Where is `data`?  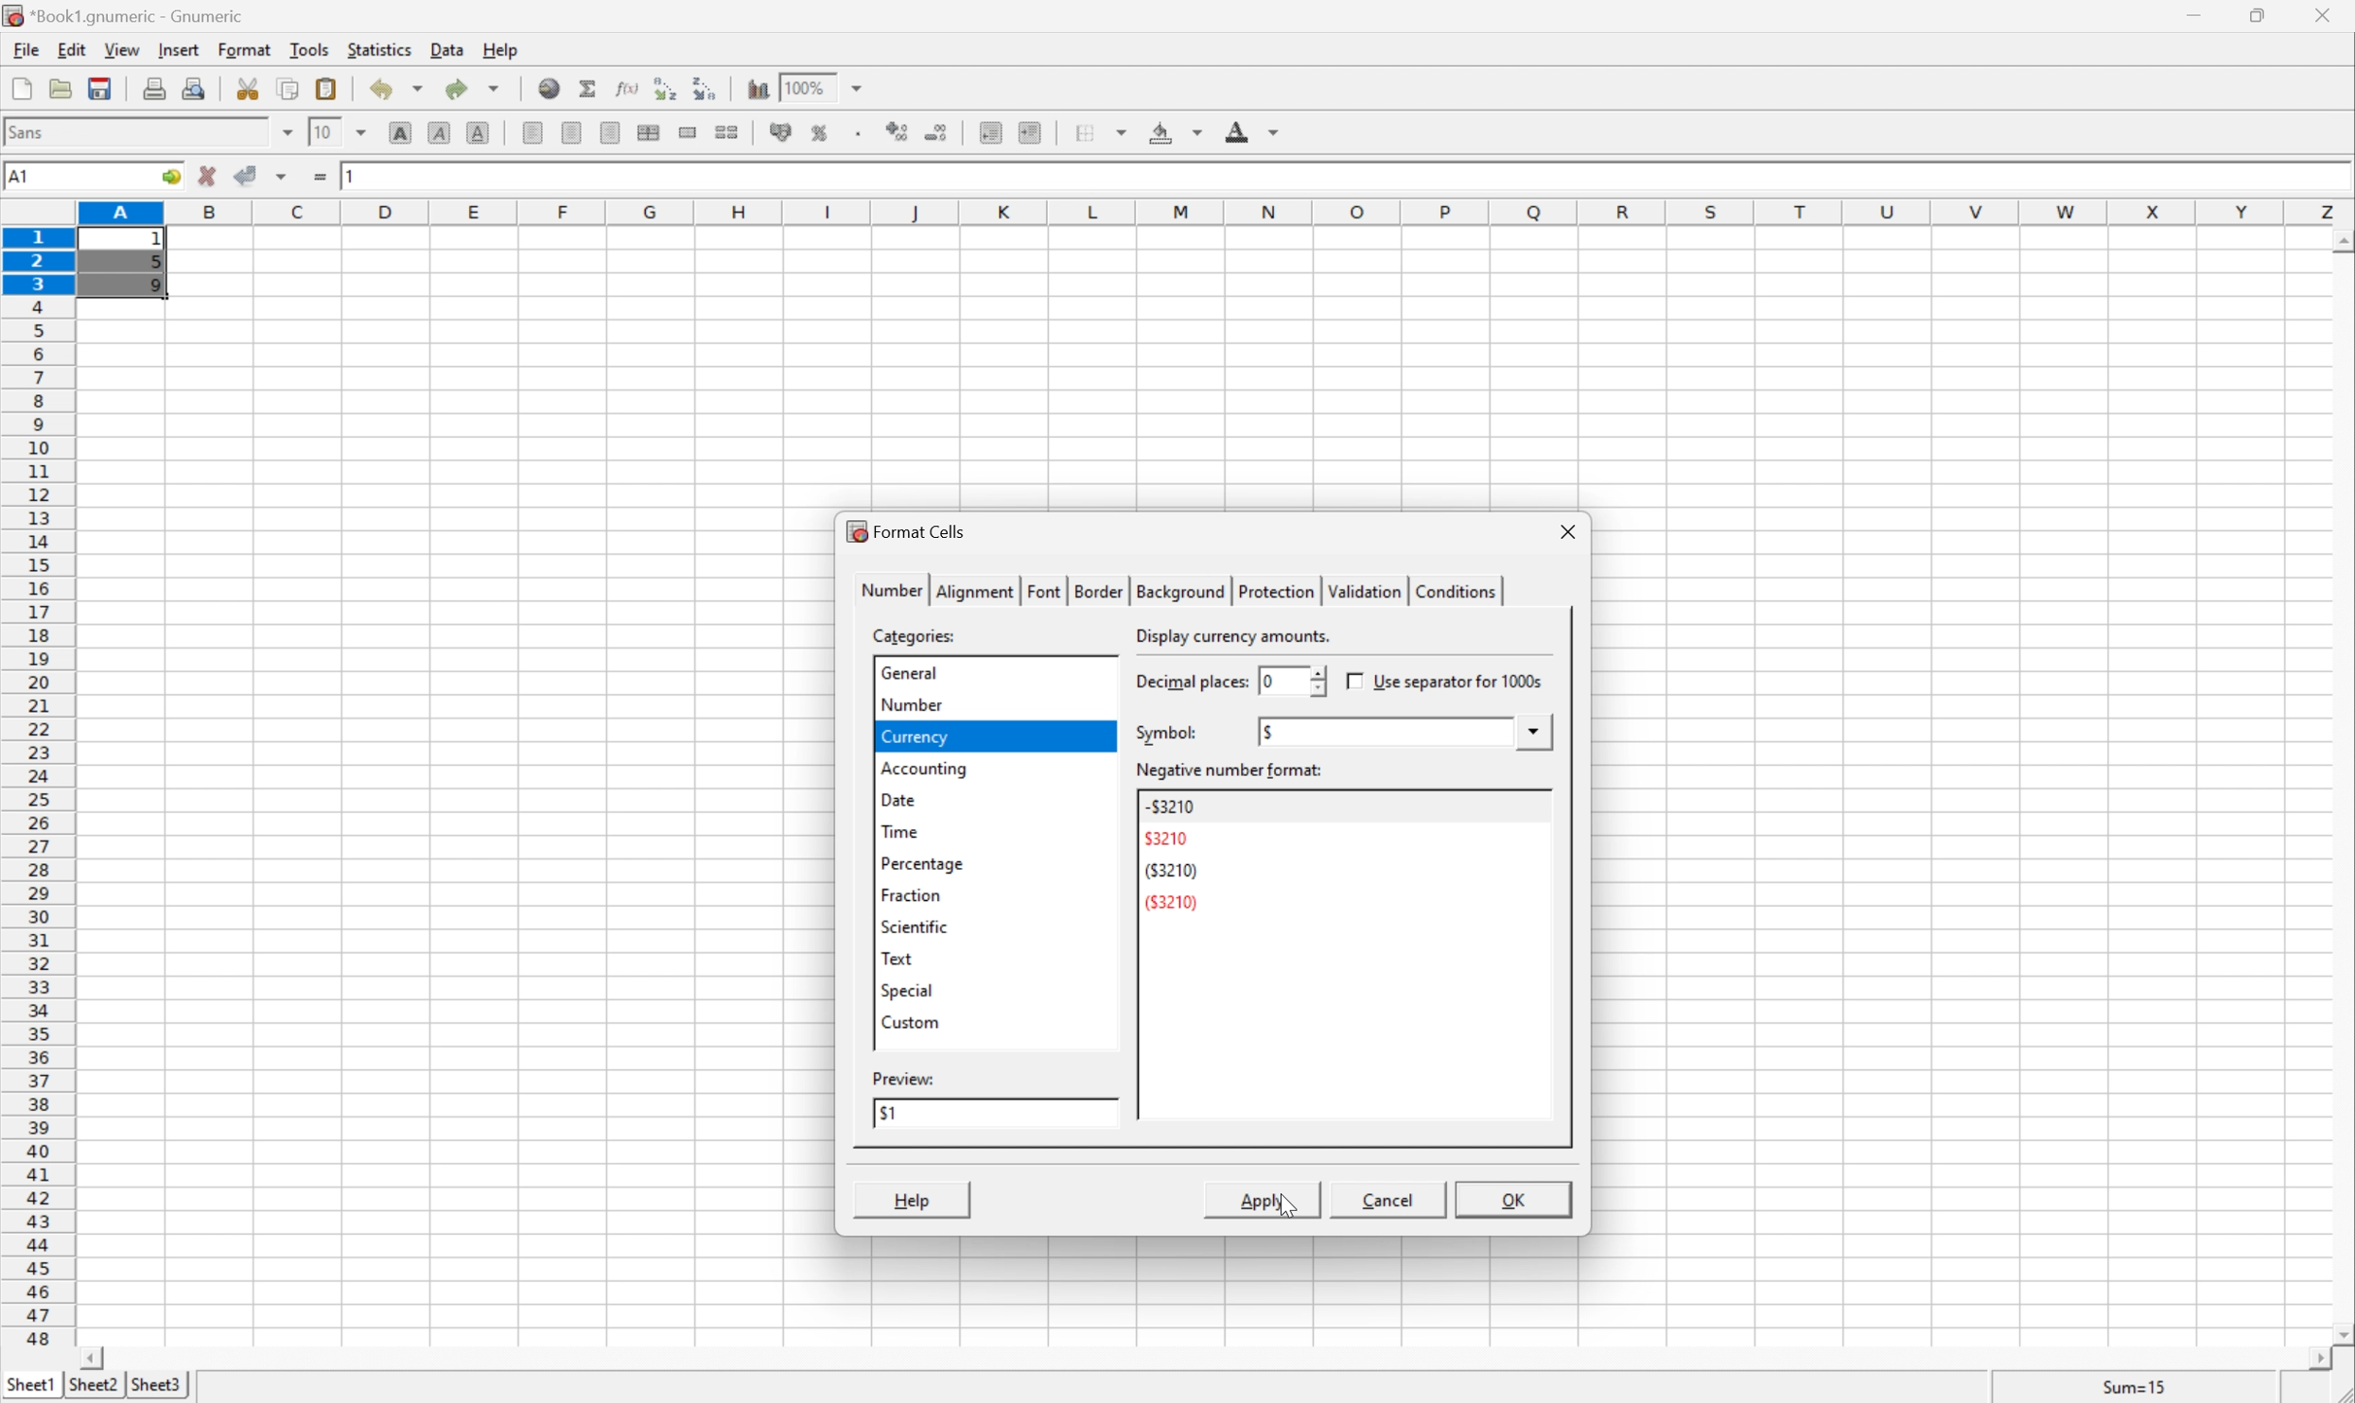
data is located at coordinates (449, 45).